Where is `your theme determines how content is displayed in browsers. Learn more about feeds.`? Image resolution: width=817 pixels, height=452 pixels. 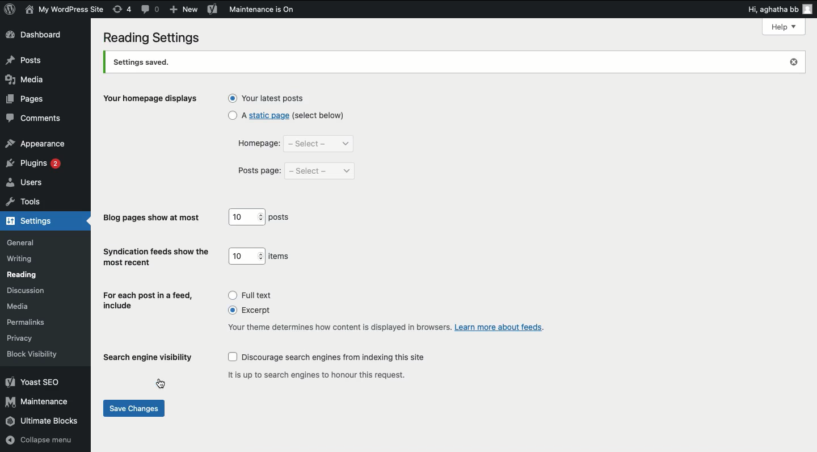 your theme determines how content is displayed in browsers. Learn more about feeds. is located at coordinates (387, 329).